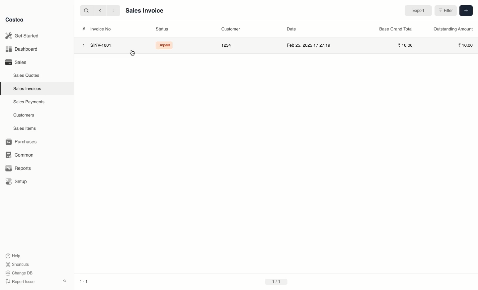  I want to click on Sales Items., so click(24, 129).